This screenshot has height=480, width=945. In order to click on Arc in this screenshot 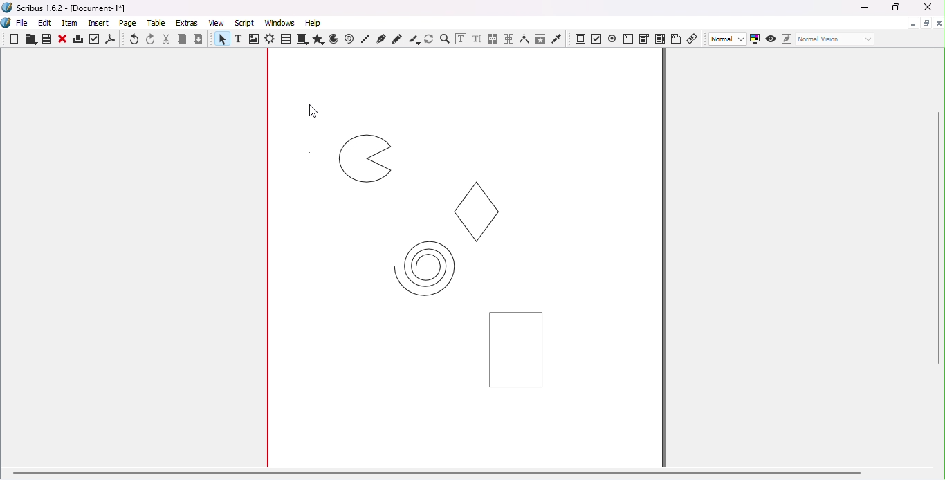, I will do `click(333, 40)`.